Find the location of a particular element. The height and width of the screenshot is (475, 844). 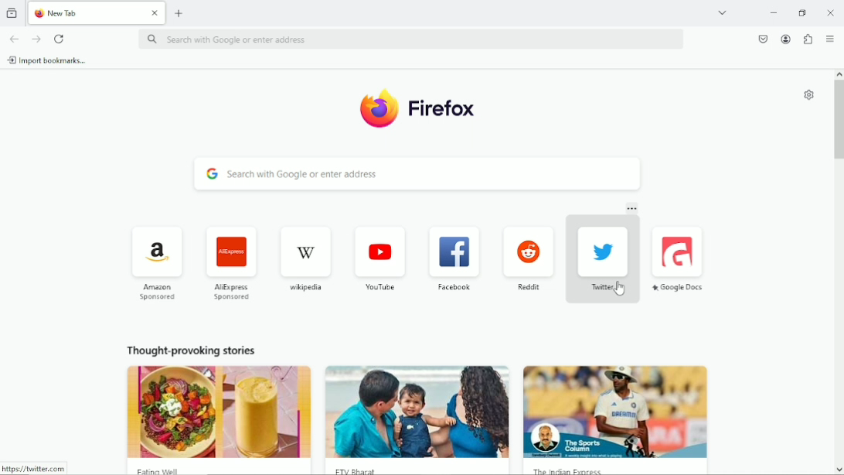

account is located at coordinates (784, 39).